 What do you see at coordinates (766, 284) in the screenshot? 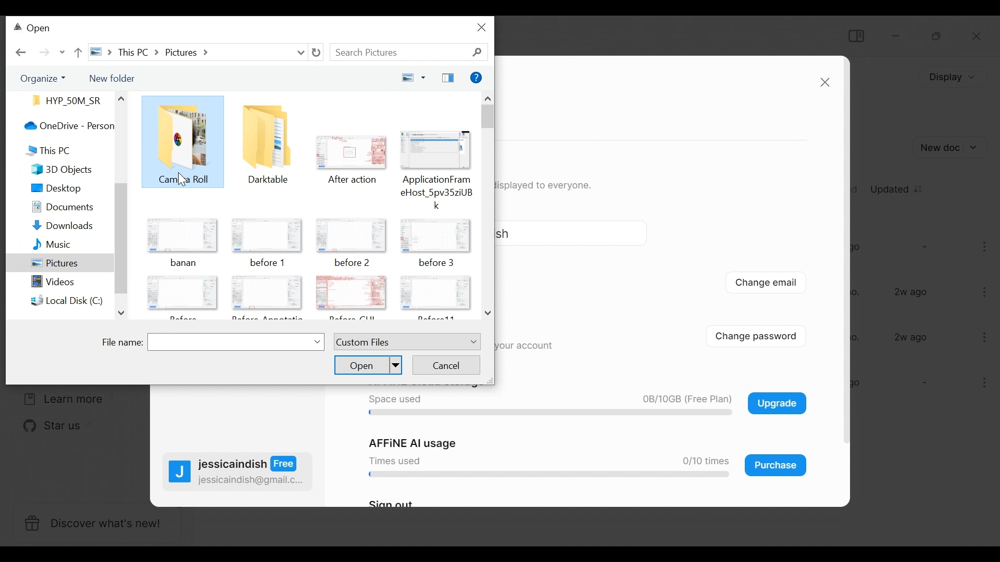
I see `Change email` at bounding box center [766, 284].